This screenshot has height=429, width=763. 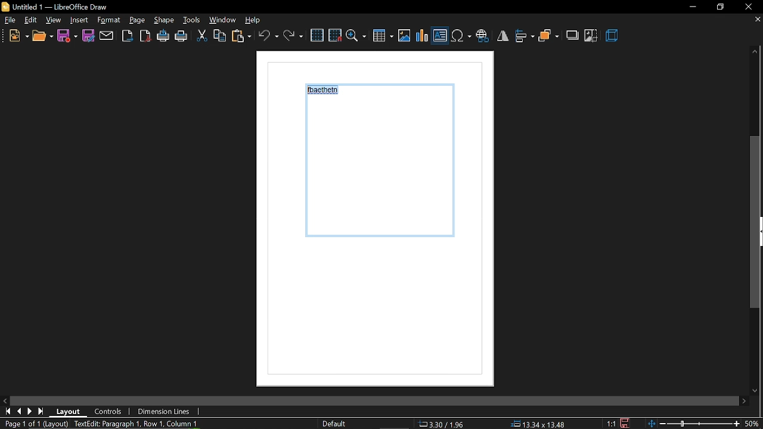 What do you see at coordinates (219, 36) in the screenshot?
I see `copy` at bounding box center [219, 36].